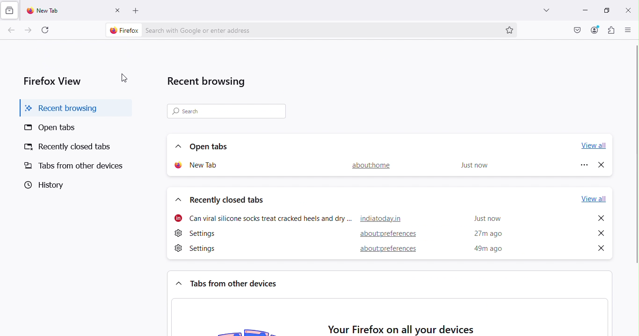 The width and height of the screenshot is (639, 336). Describe the element at coordinates (122, 30) in the screenshot. I see `firefox logo` at that location.